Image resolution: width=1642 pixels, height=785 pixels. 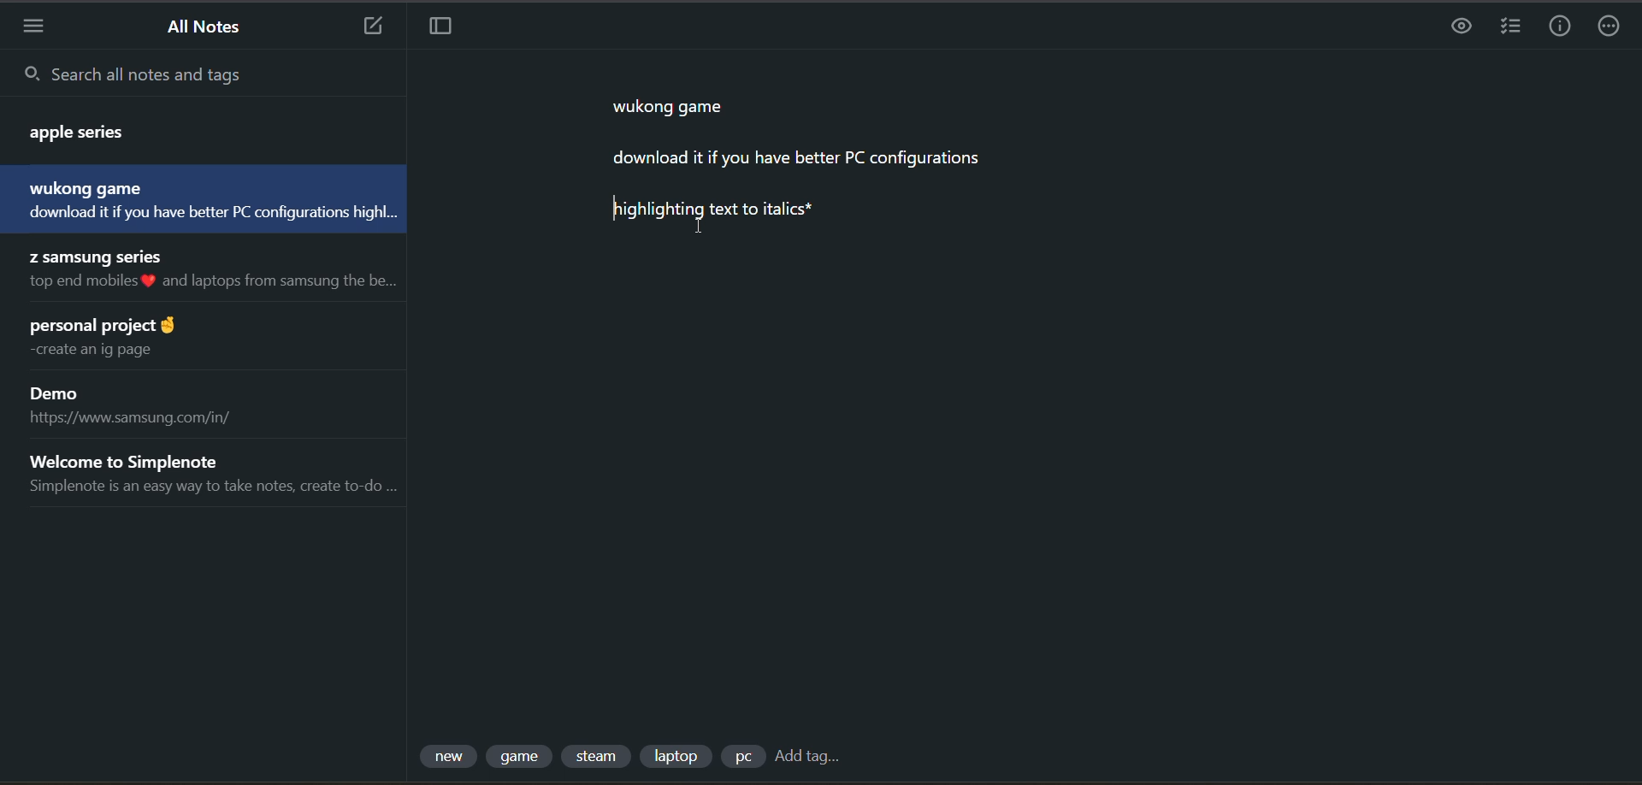 What do you see at coordinates (675, 755) in the screenshot?
I see `tag 4` at bounding box center [675, 755].